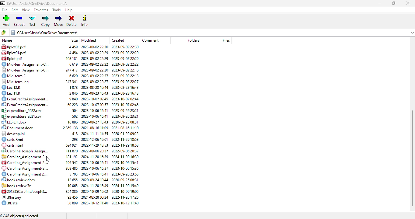  I want to click on 6619, so click(73, 64).